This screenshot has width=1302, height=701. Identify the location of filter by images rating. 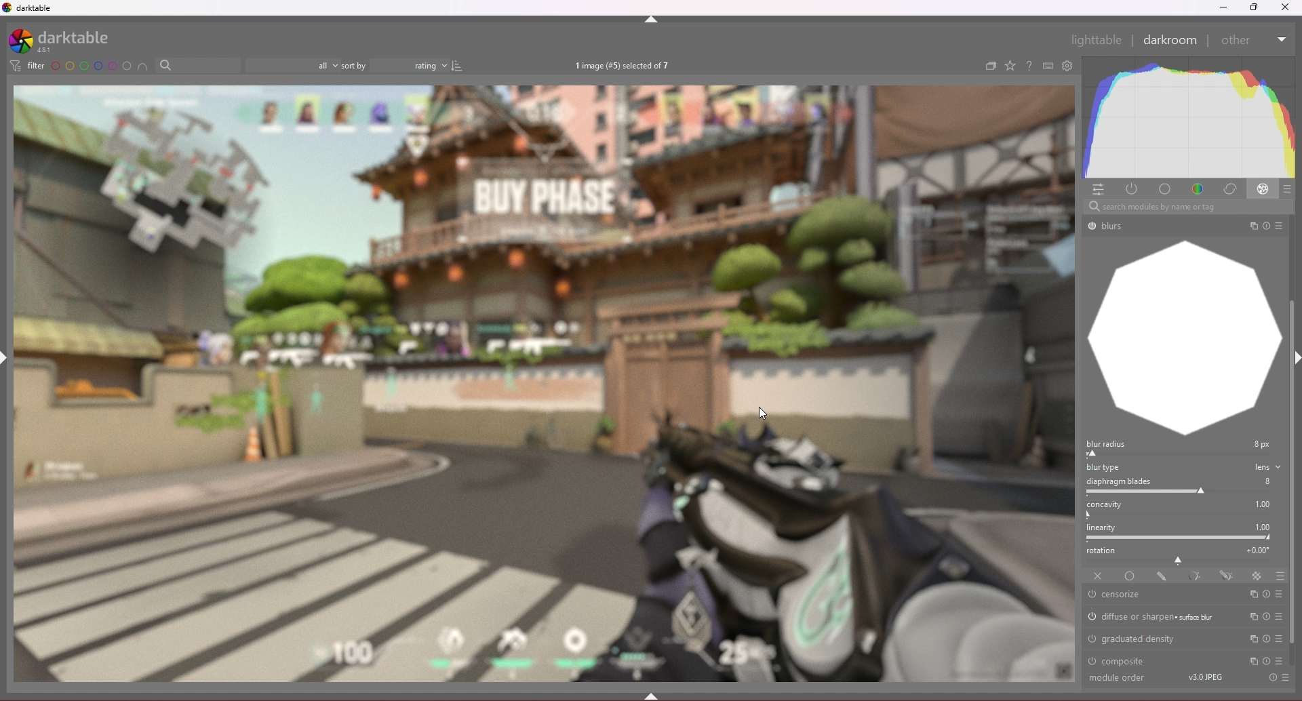
(293, 64).